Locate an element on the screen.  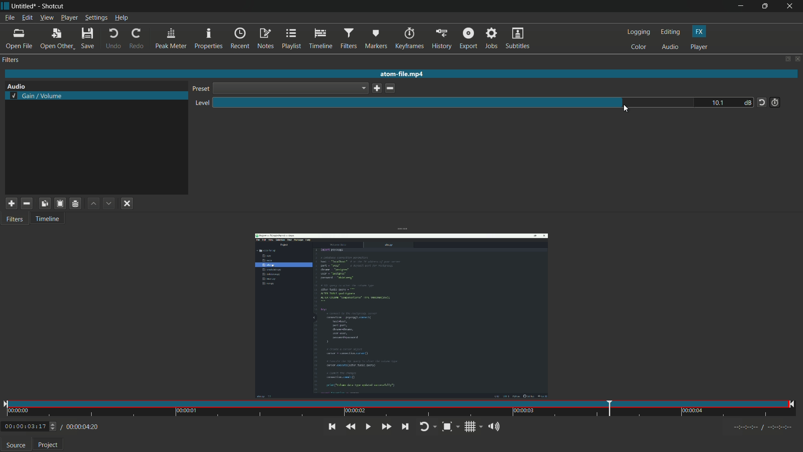
Timecodes is located at coordinates (764, 429).